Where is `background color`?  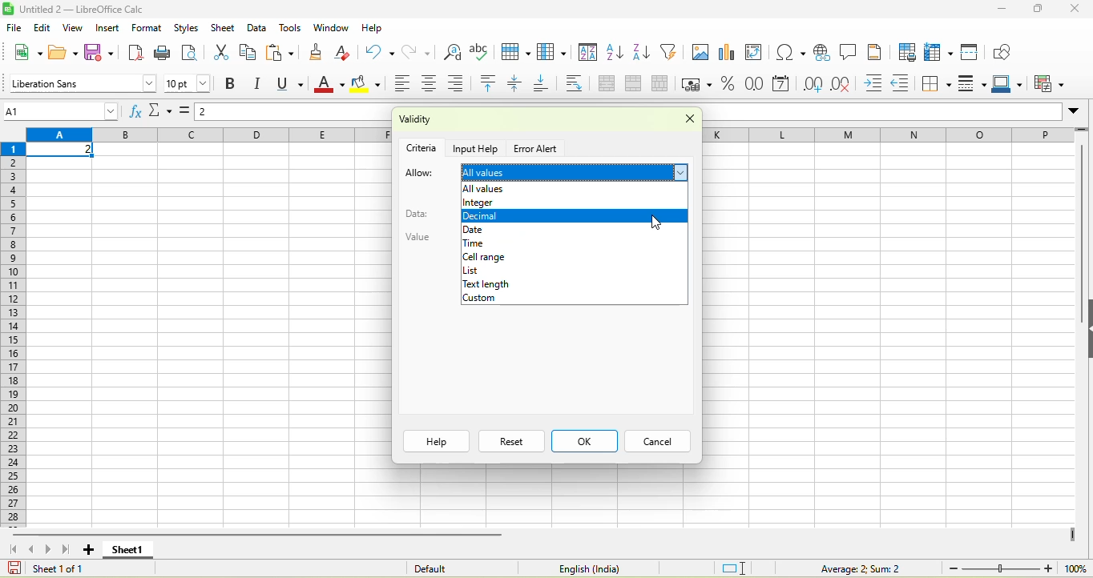 background color is located at coordinates (366, 85).